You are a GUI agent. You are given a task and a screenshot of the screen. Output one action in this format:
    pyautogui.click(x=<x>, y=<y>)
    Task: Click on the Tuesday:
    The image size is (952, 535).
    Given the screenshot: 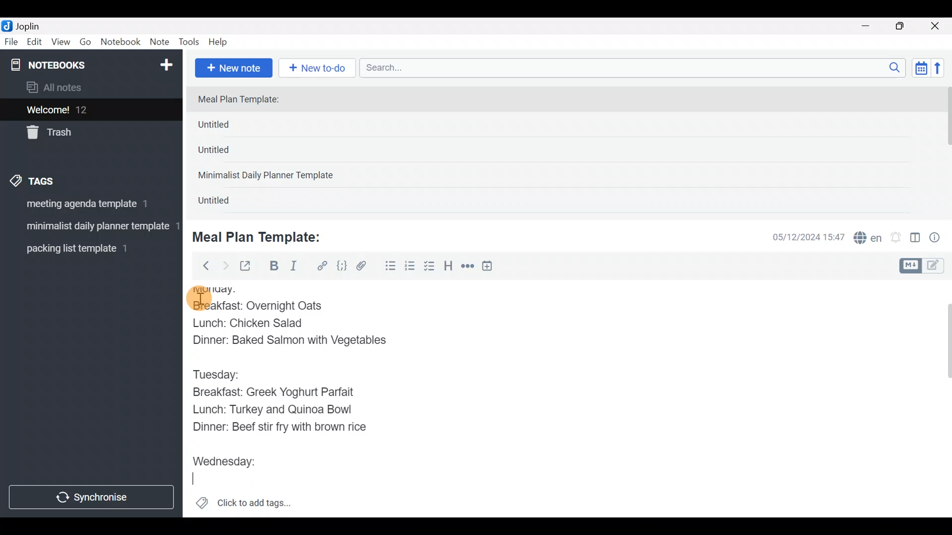 What is the action you would take?
    pyautogui.click(x=222, y=373)
    